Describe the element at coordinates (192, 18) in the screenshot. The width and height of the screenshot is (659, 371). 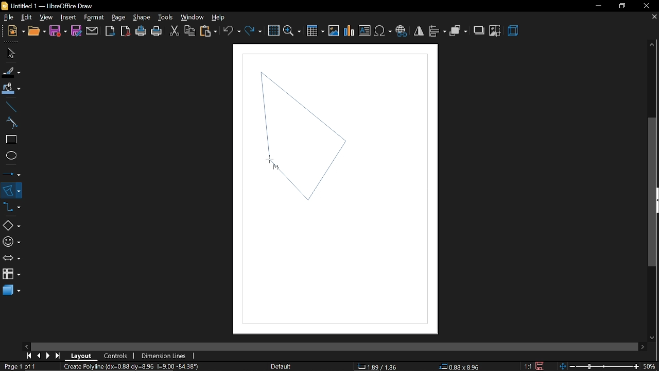
I see `window` at that location.